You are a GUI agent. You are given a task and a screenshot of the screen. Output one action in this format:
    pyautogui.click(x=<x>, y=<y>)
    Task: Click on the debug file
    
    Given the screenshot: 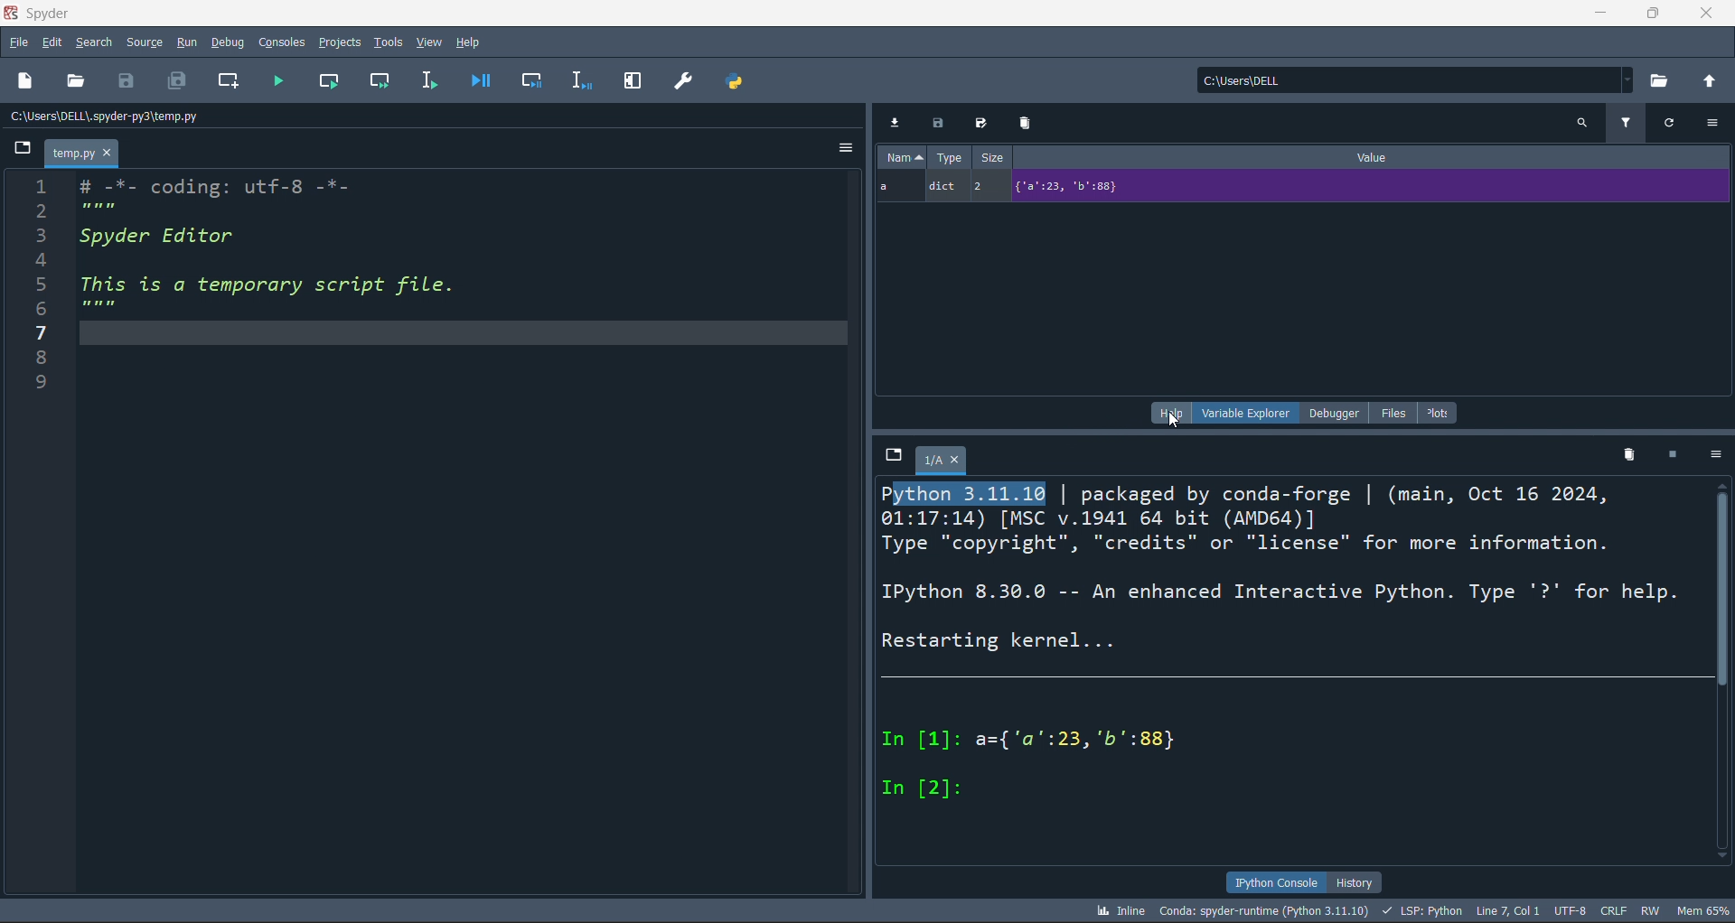 What is the action you would take?
    pyautogui.click(x=479, y=82)
    